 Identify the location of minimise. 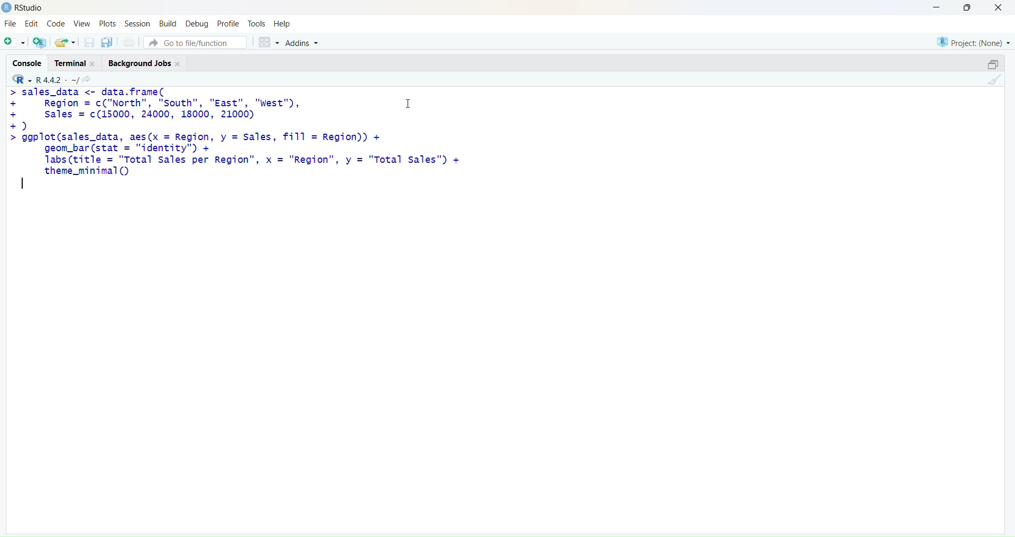
(930, 6).